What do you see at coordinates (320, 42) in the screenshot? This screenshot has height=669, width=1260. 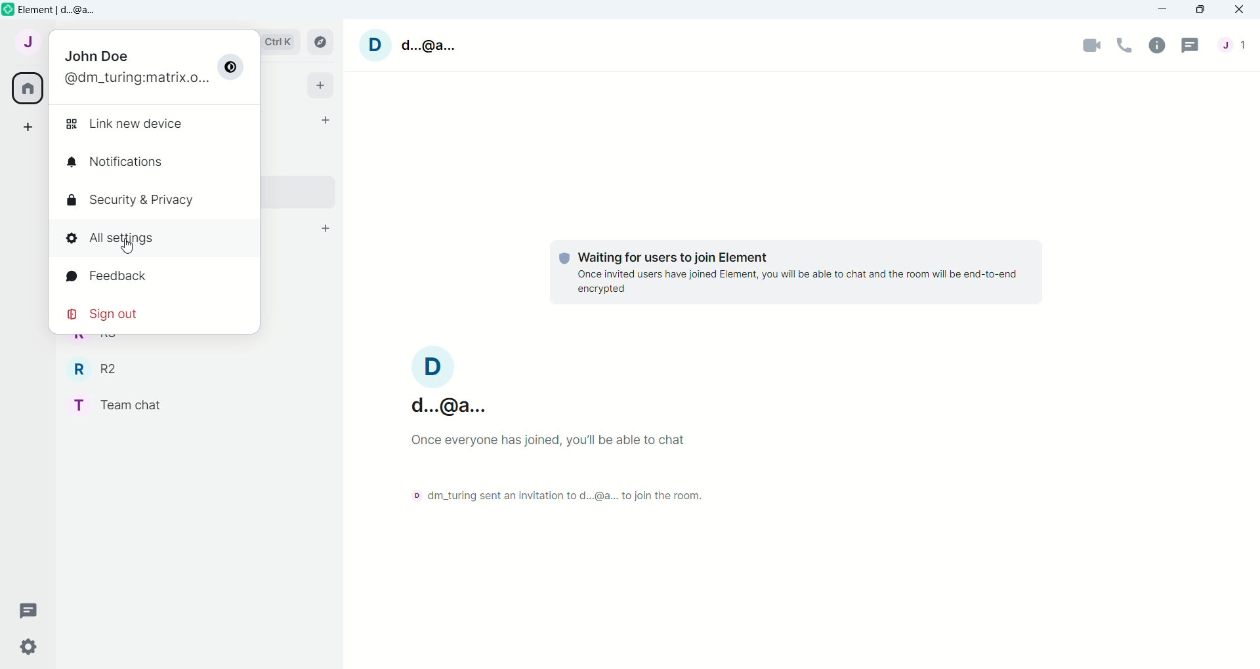 I see `Explore rooms` at bounding box center [320, 42].